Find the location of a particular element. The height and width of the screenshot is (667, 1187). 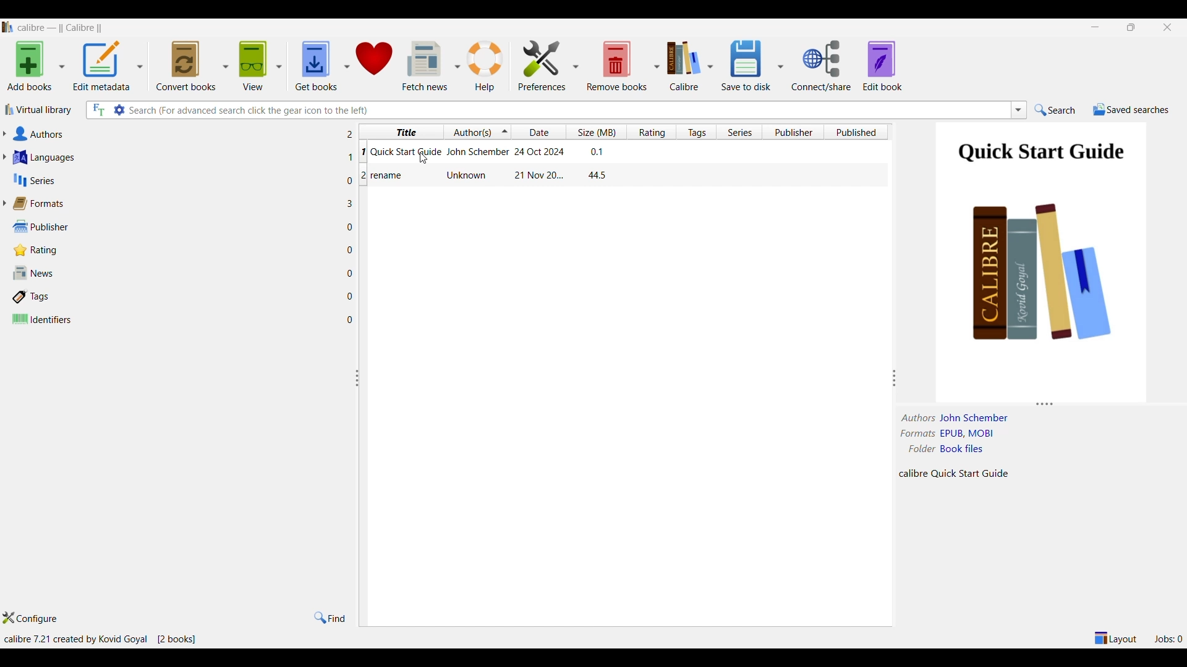

Publisher column is located at coordinates (796, 132).